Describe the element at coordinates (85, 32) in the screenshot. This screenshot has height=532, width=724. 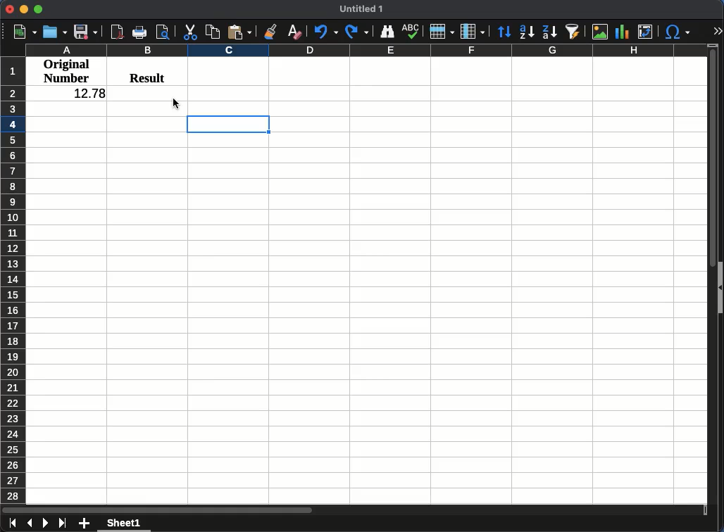
I see `save` at that location.